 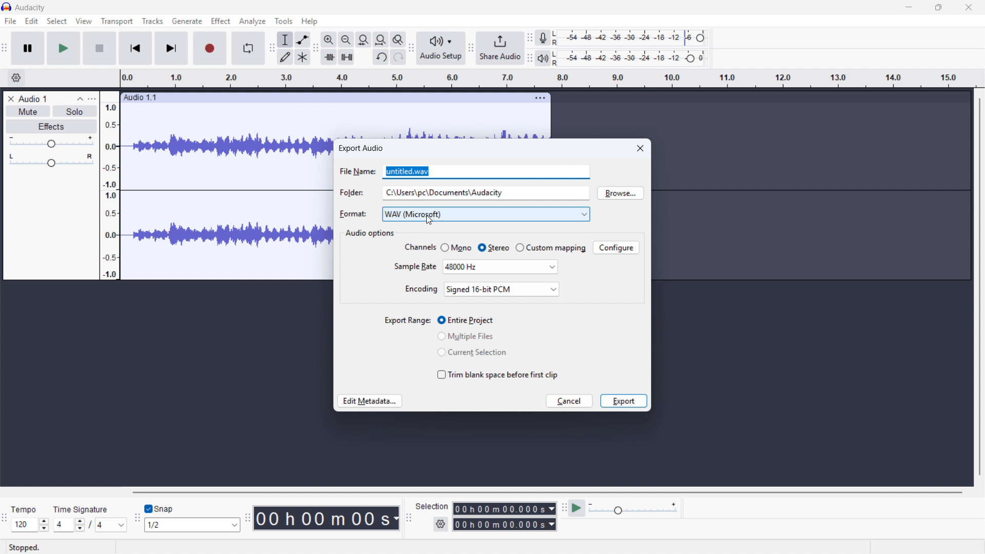 I want to click on Mute , so click(x=27, y=111).